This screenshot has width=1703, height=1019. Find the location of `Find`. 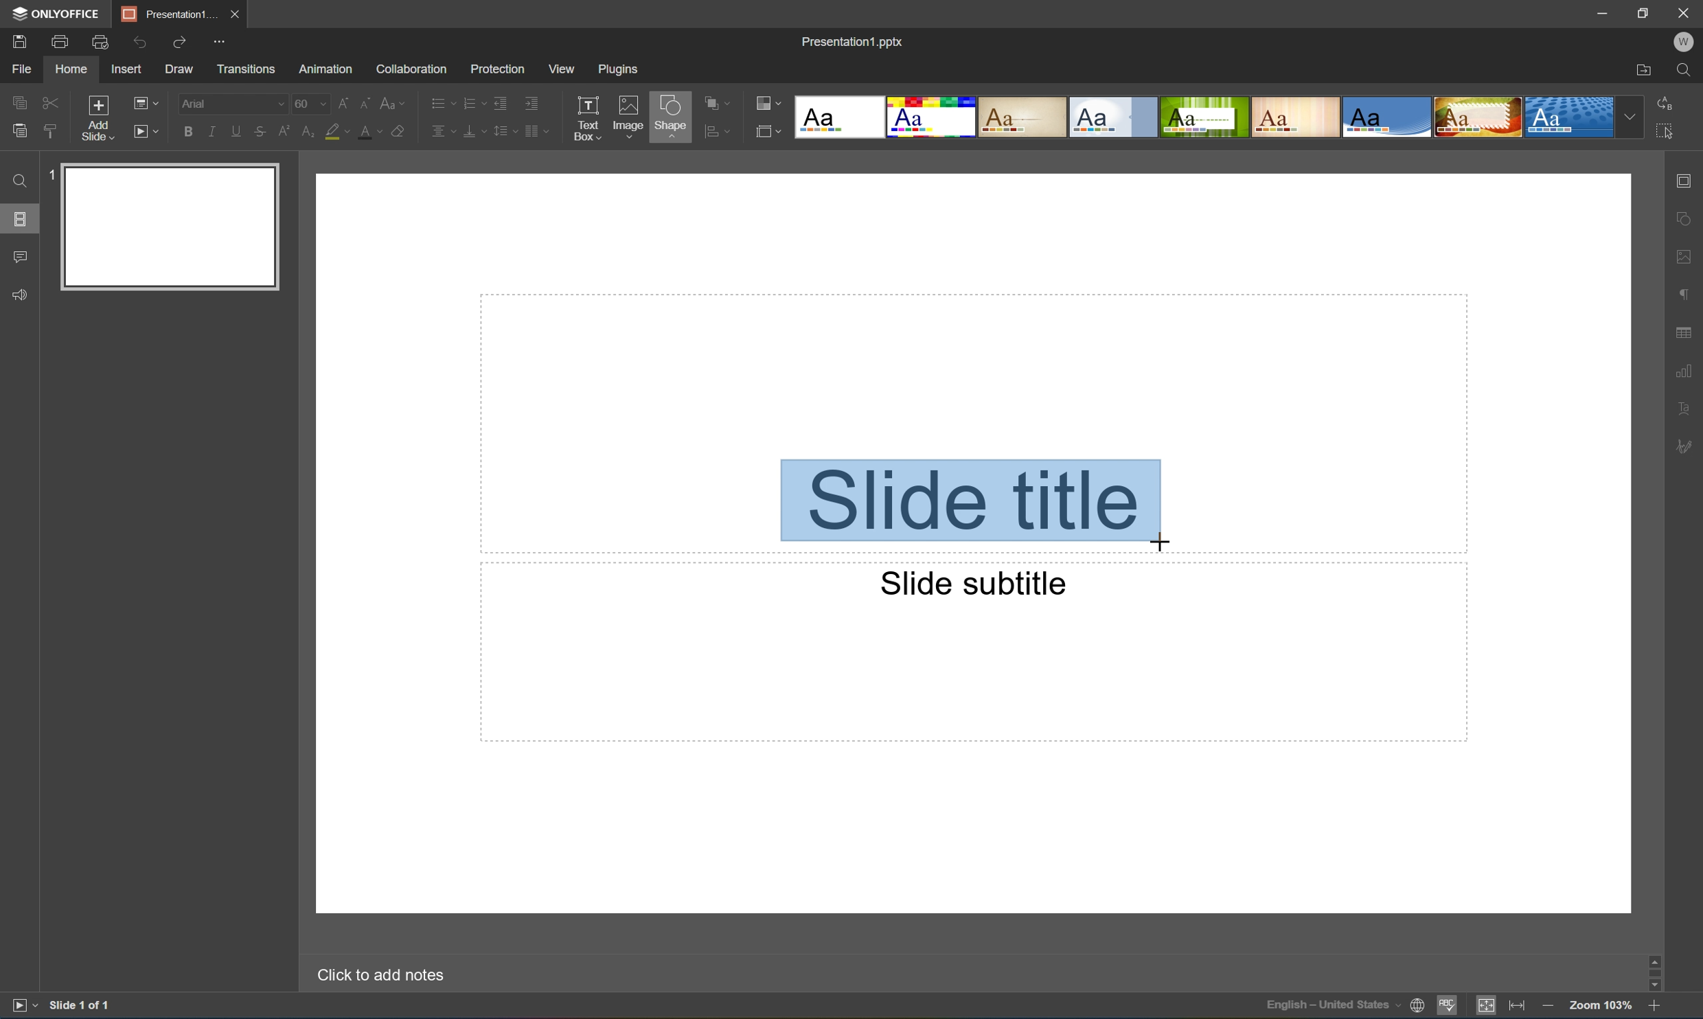

Find is located at coordinates (1683, 70).